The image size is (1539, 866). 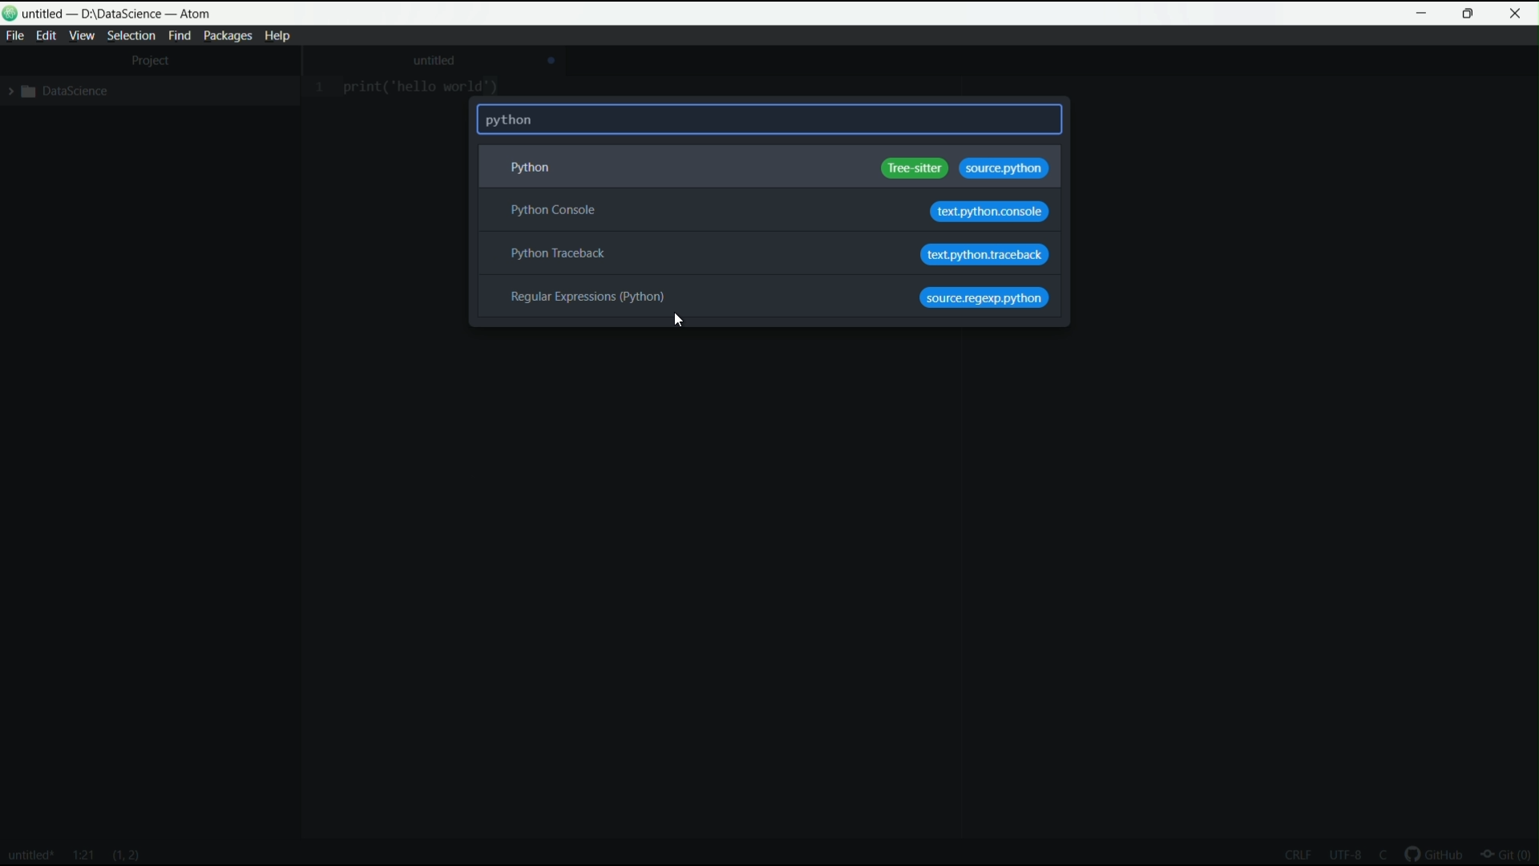 What do you see at coordinates (227, 35) in the screenshot?
I see `packages menu` at bounding box center [227, 35].